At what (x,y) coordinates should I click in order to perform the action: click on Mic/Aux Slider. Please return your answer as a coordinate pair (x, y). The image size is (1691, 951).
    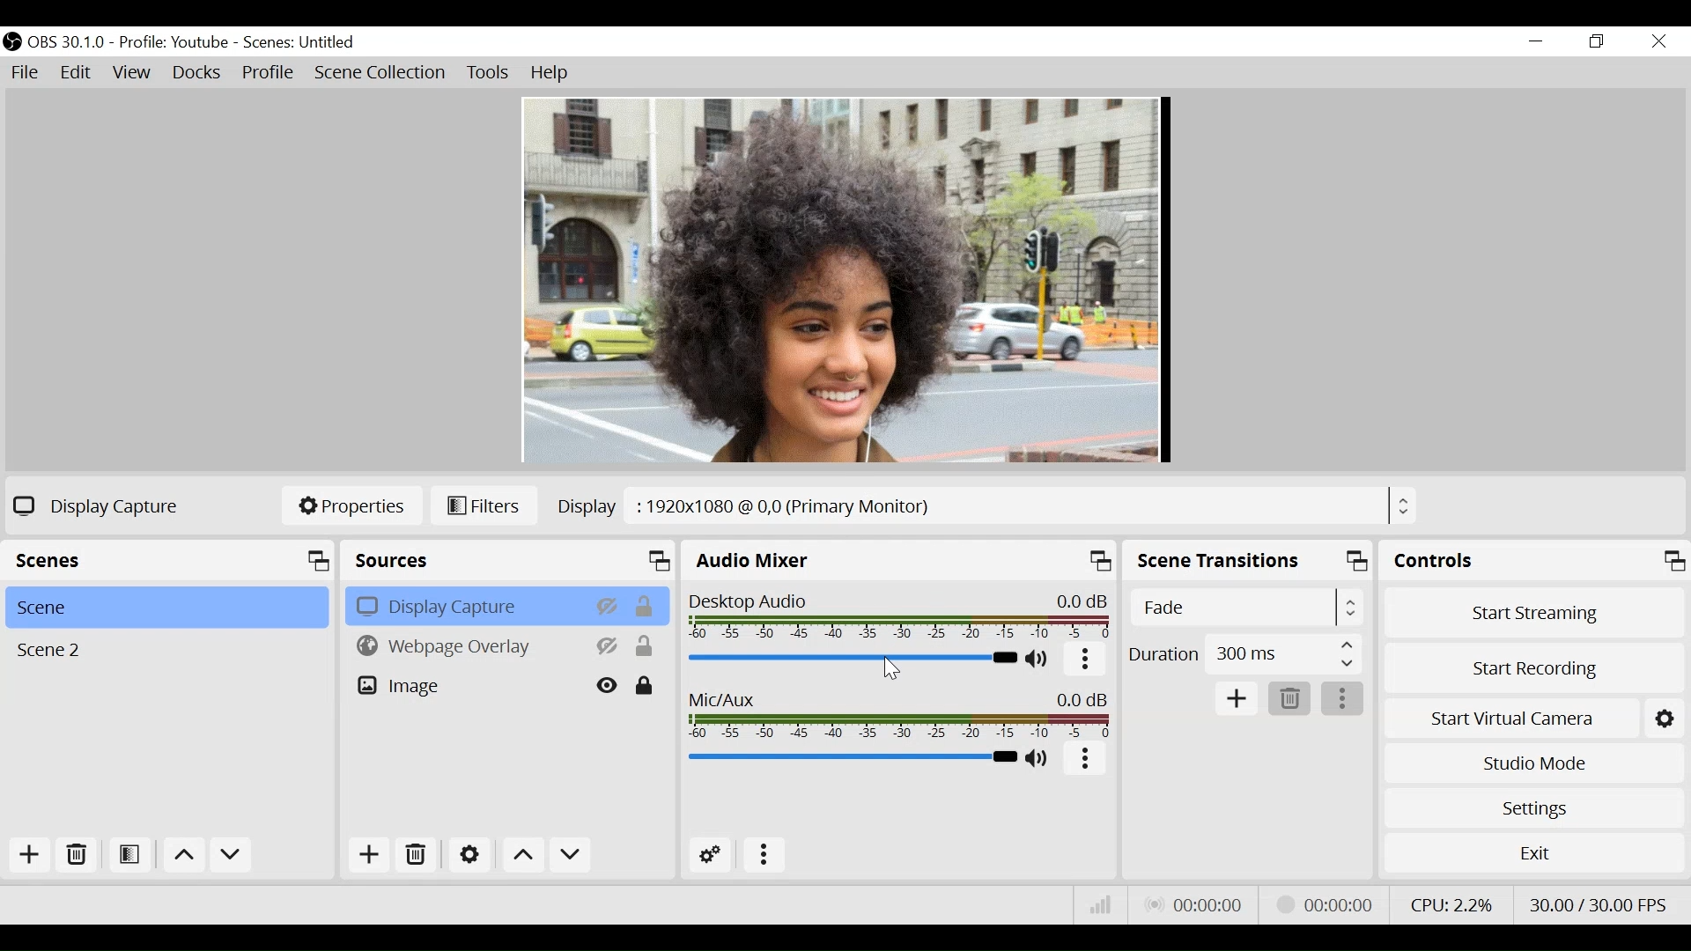
    Looking at the image, I should click on (852, 757).